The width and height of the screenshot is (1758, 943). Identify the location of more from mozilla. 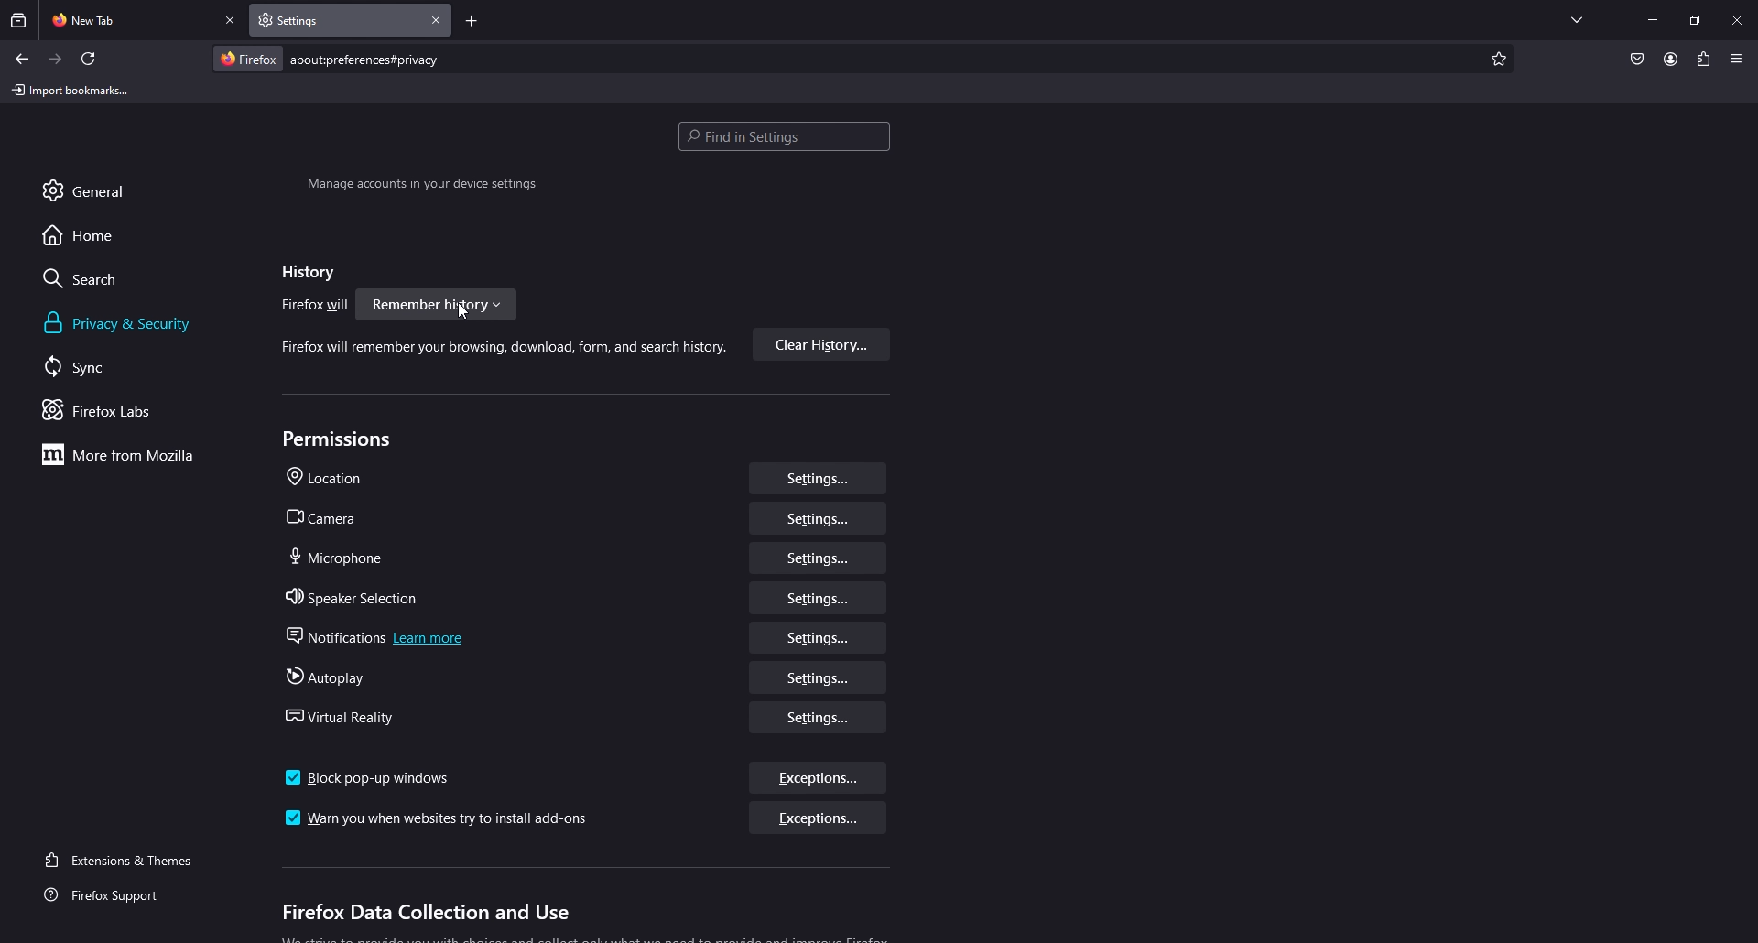
(128, 454).